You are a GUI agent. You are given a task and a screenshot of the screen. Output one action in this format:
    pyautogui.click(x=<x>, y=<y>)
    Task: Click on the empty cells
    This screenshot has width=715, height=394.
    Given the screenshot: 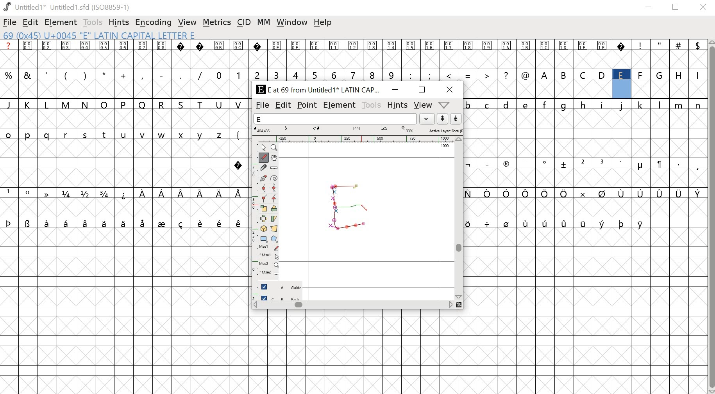 What is the action you would take?
    pyautogui.click(x=586, y=178)
    